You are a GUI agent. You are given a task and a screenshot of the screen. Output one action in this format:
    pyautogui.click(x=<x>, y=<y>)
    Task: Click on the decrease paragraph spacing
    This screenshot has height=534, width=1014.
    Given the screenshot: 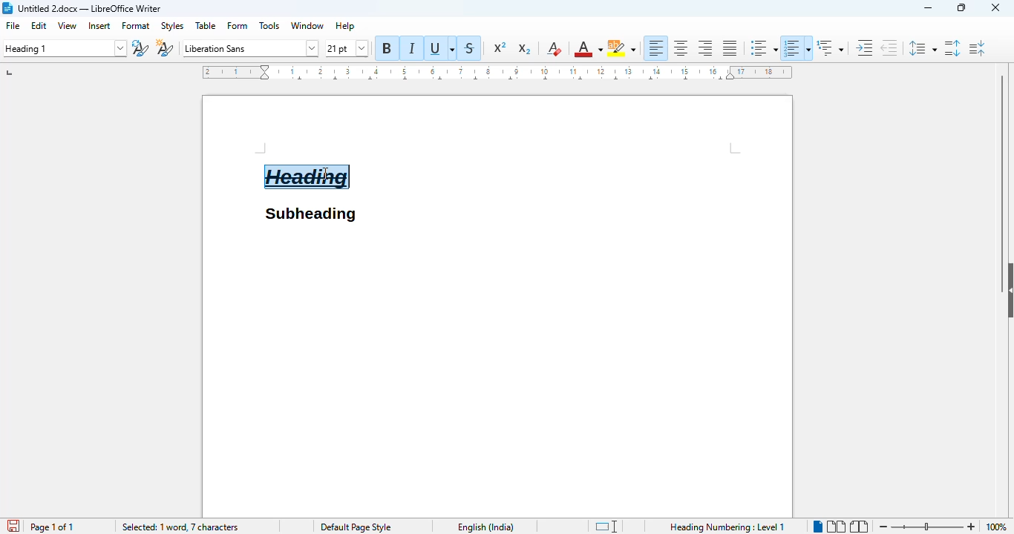 What is the action you would take?
    pyautogui.click(x=977, y=48)
    